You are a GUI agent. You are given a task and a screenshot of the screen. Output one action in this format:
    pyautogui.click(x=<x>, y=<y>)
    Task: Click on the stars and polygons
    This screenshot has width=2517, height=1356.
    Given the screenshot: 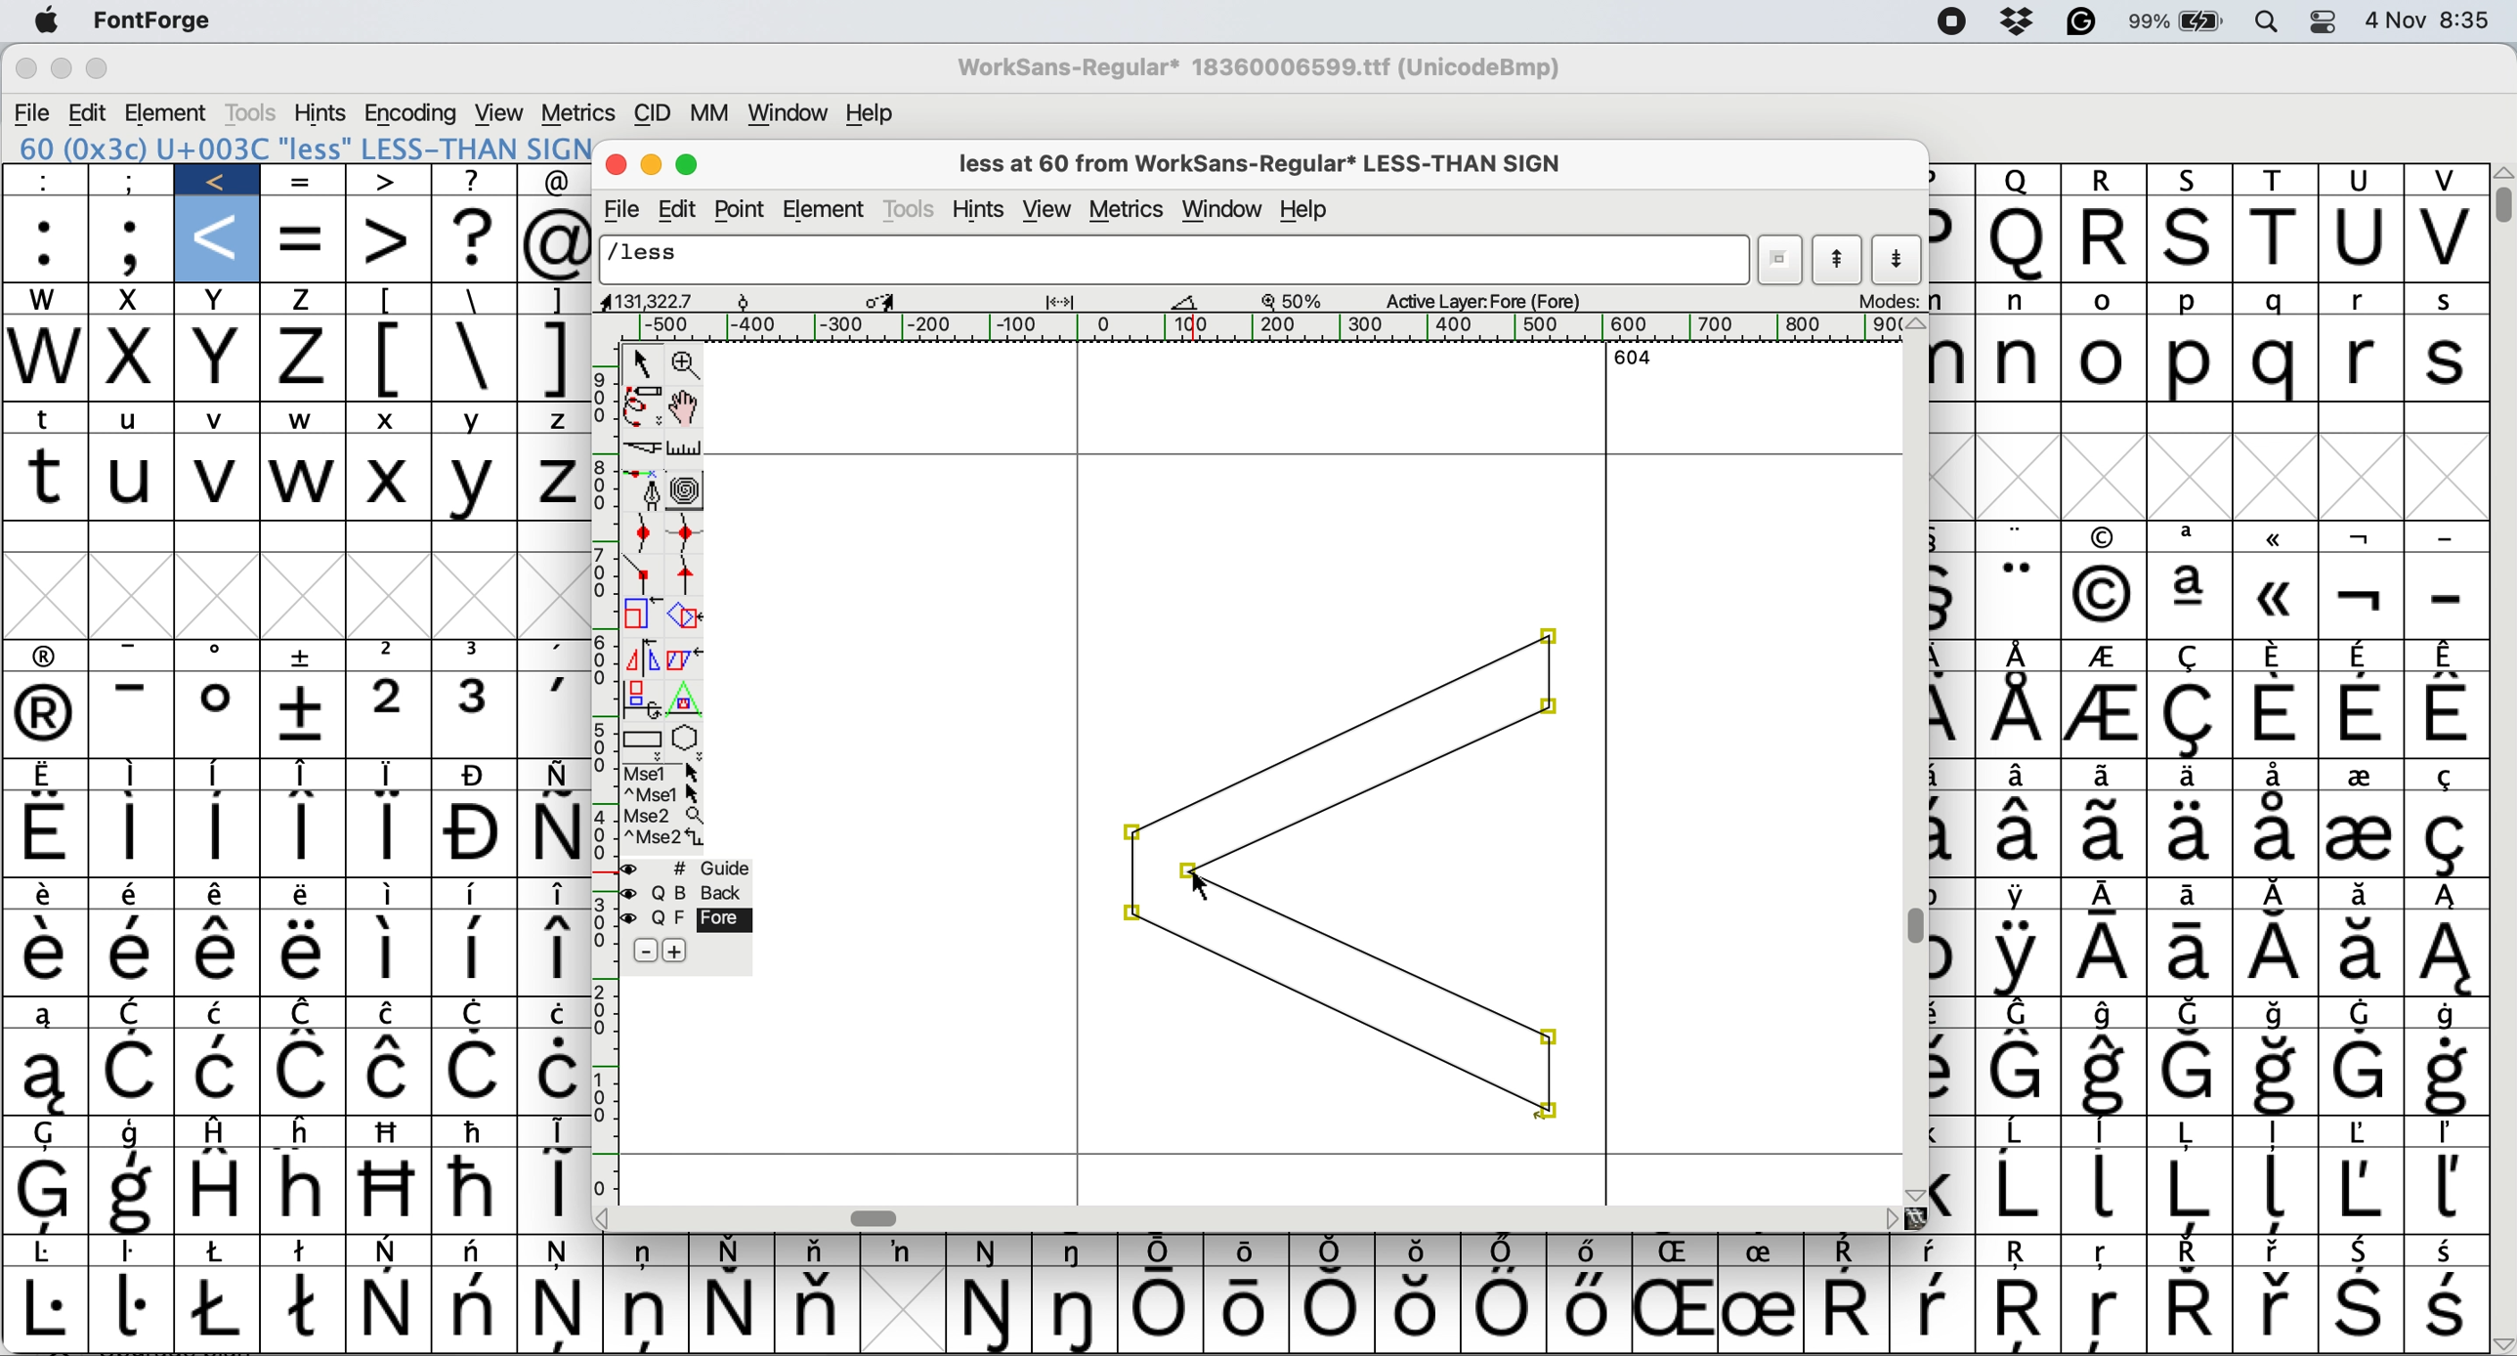 What is the action you would take?
    pyautogui.click(x=688, y=738)
    